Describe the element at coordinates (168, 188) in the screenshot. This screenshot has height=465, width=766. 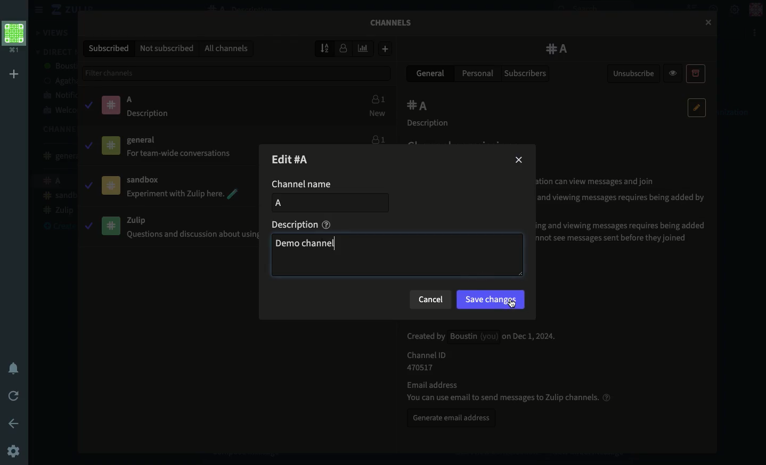
I see `Sandbox` at that location.